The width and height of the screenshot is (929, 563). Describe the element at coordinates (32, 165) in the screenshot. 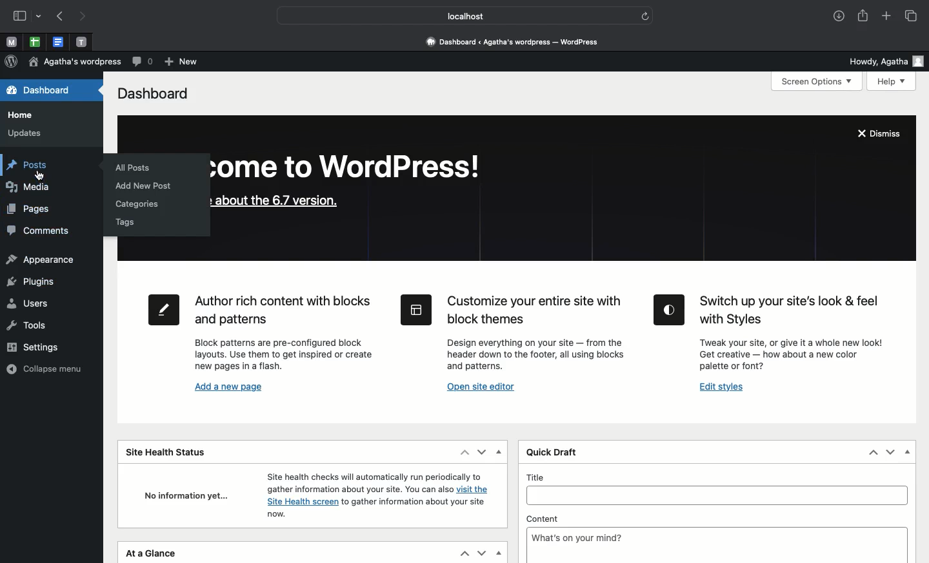

I see `Posts` at that location.